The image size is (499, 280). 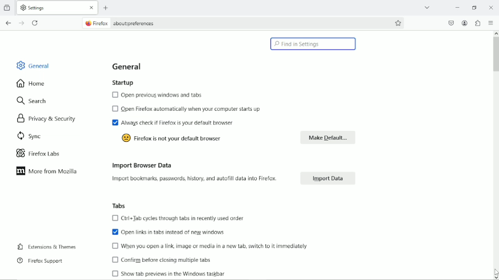 What do you see at coordinates (127, 23) in the screenshot?
I see `Firefox about:preferences` at bounding box center [127, 23].